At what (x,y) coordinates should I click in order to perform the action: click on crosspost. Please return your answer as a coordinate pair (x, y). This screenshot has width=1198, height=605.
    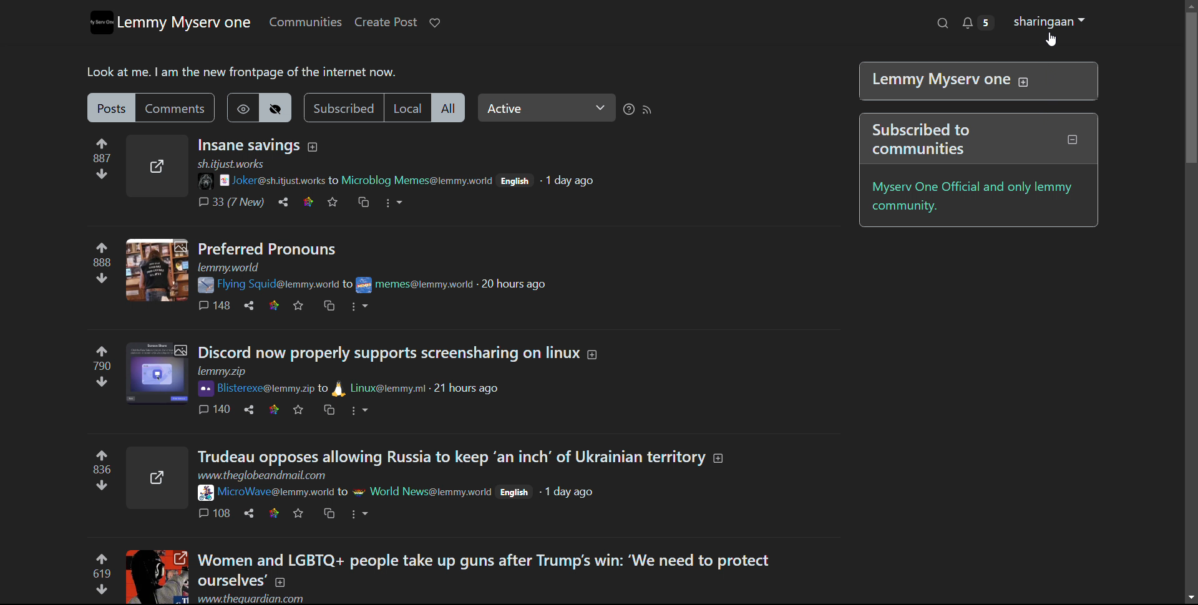
    Looking at the image, I should click on (328, 513).